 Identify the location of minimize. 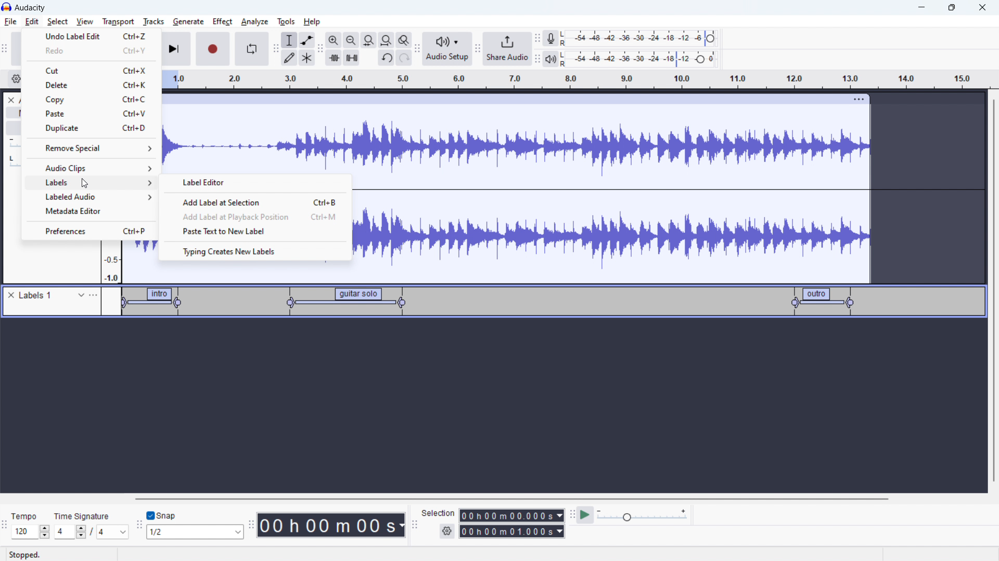
(921, 8).